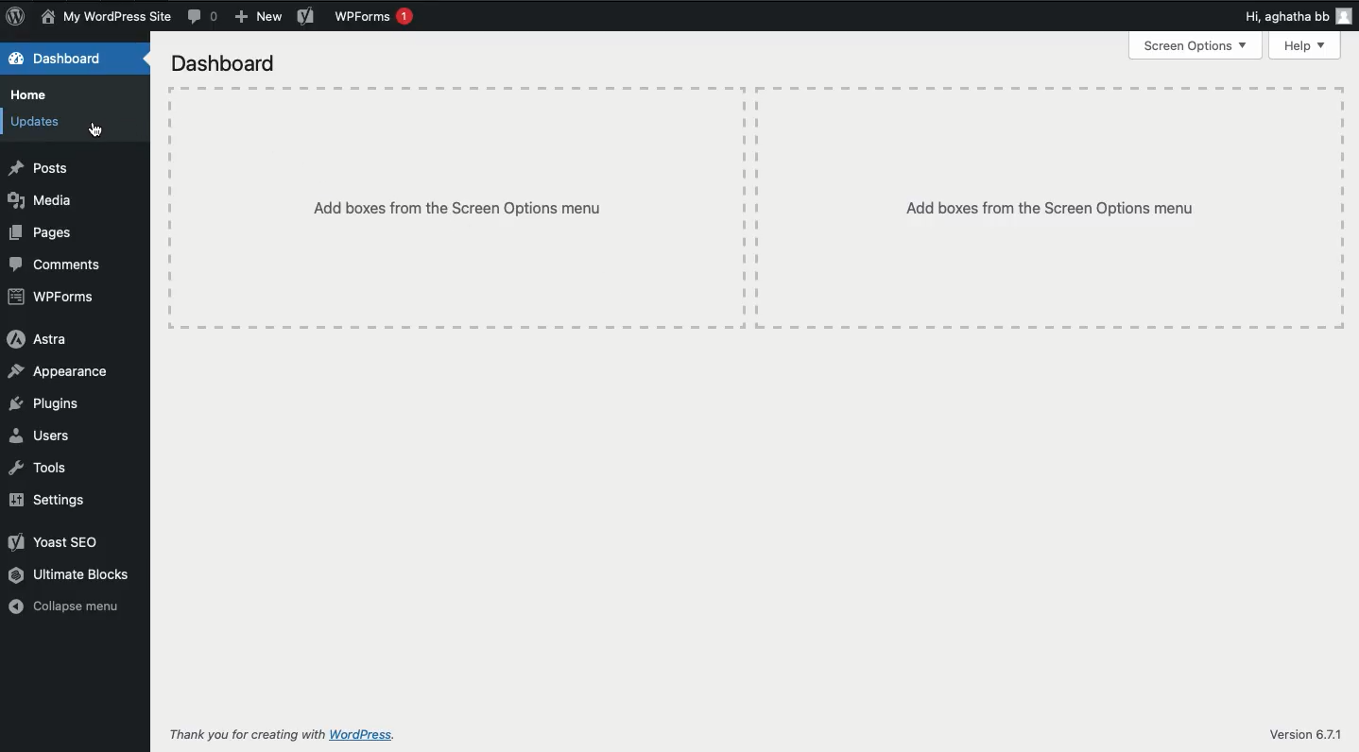 This screenshot has height=752, width=1359. I want to click on Collapse menu, so click(67, 607).